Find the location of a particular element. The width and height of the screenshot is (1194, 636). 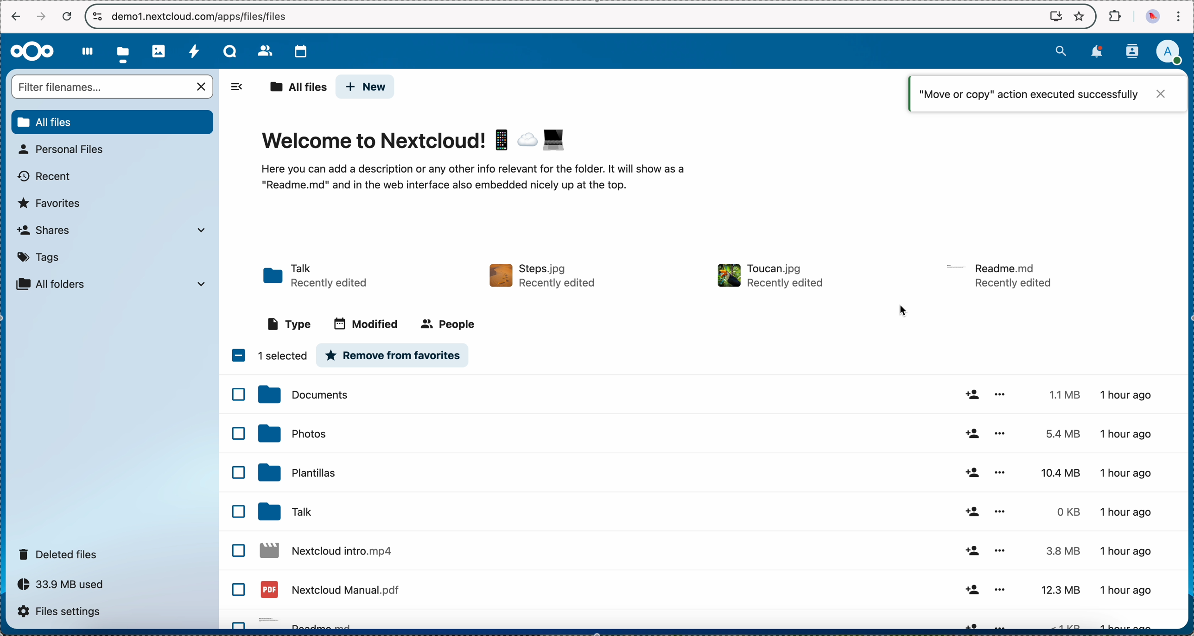

people is located at coordinates (450, 324).